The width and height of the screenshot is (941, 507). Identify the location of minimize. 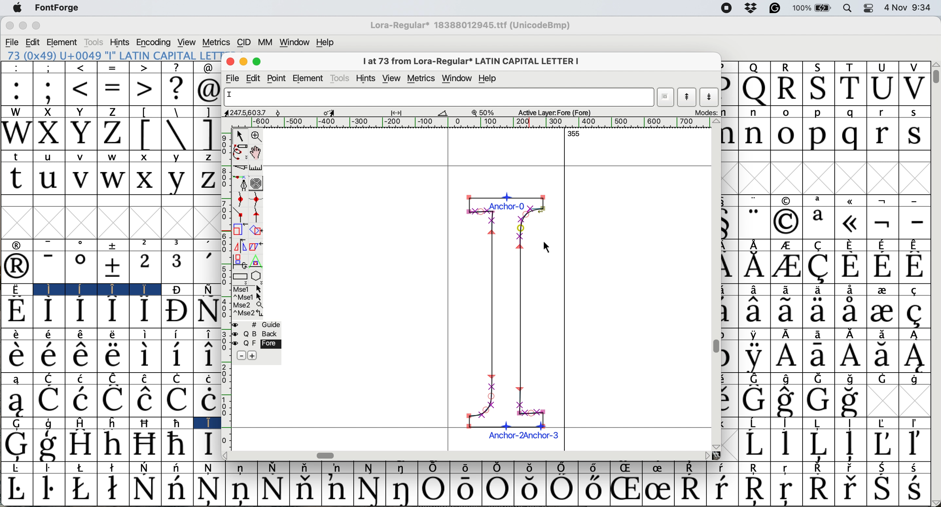
(22, 25).